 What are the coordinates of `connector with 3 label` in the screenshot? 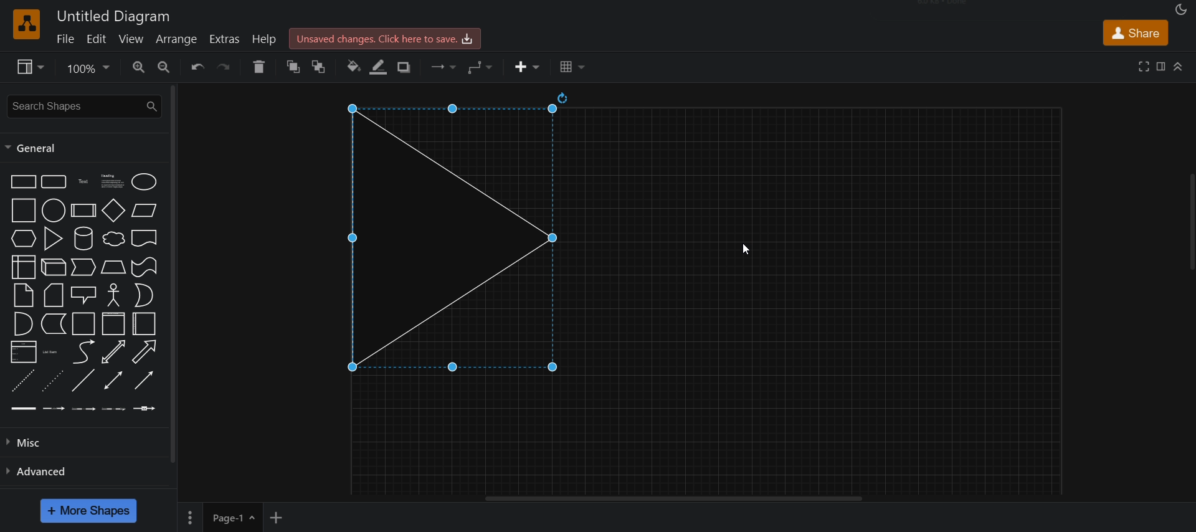 It's located at (116, 409).